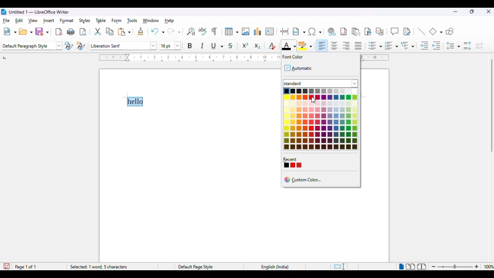 The image size is (494, 278). Describe the element at coordinates (191, 32) in the screenshot. I see `find and replace` at that location.